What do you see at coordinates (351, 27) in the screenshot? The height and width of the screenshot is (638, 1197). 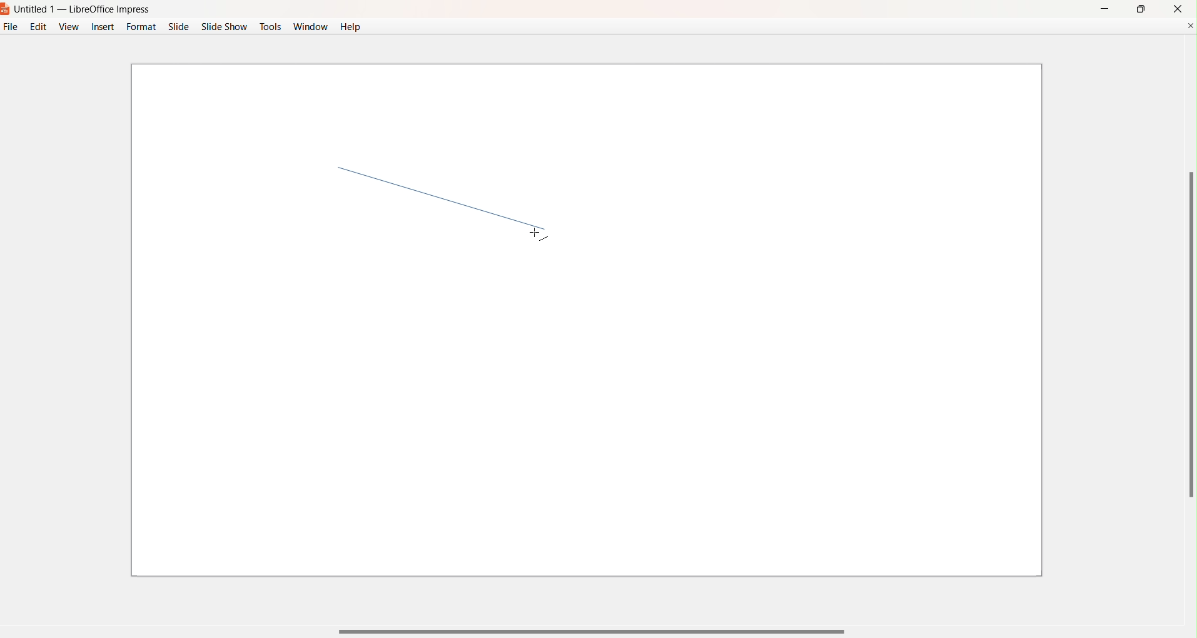 I see `Help` at bounding box center [351, 27].